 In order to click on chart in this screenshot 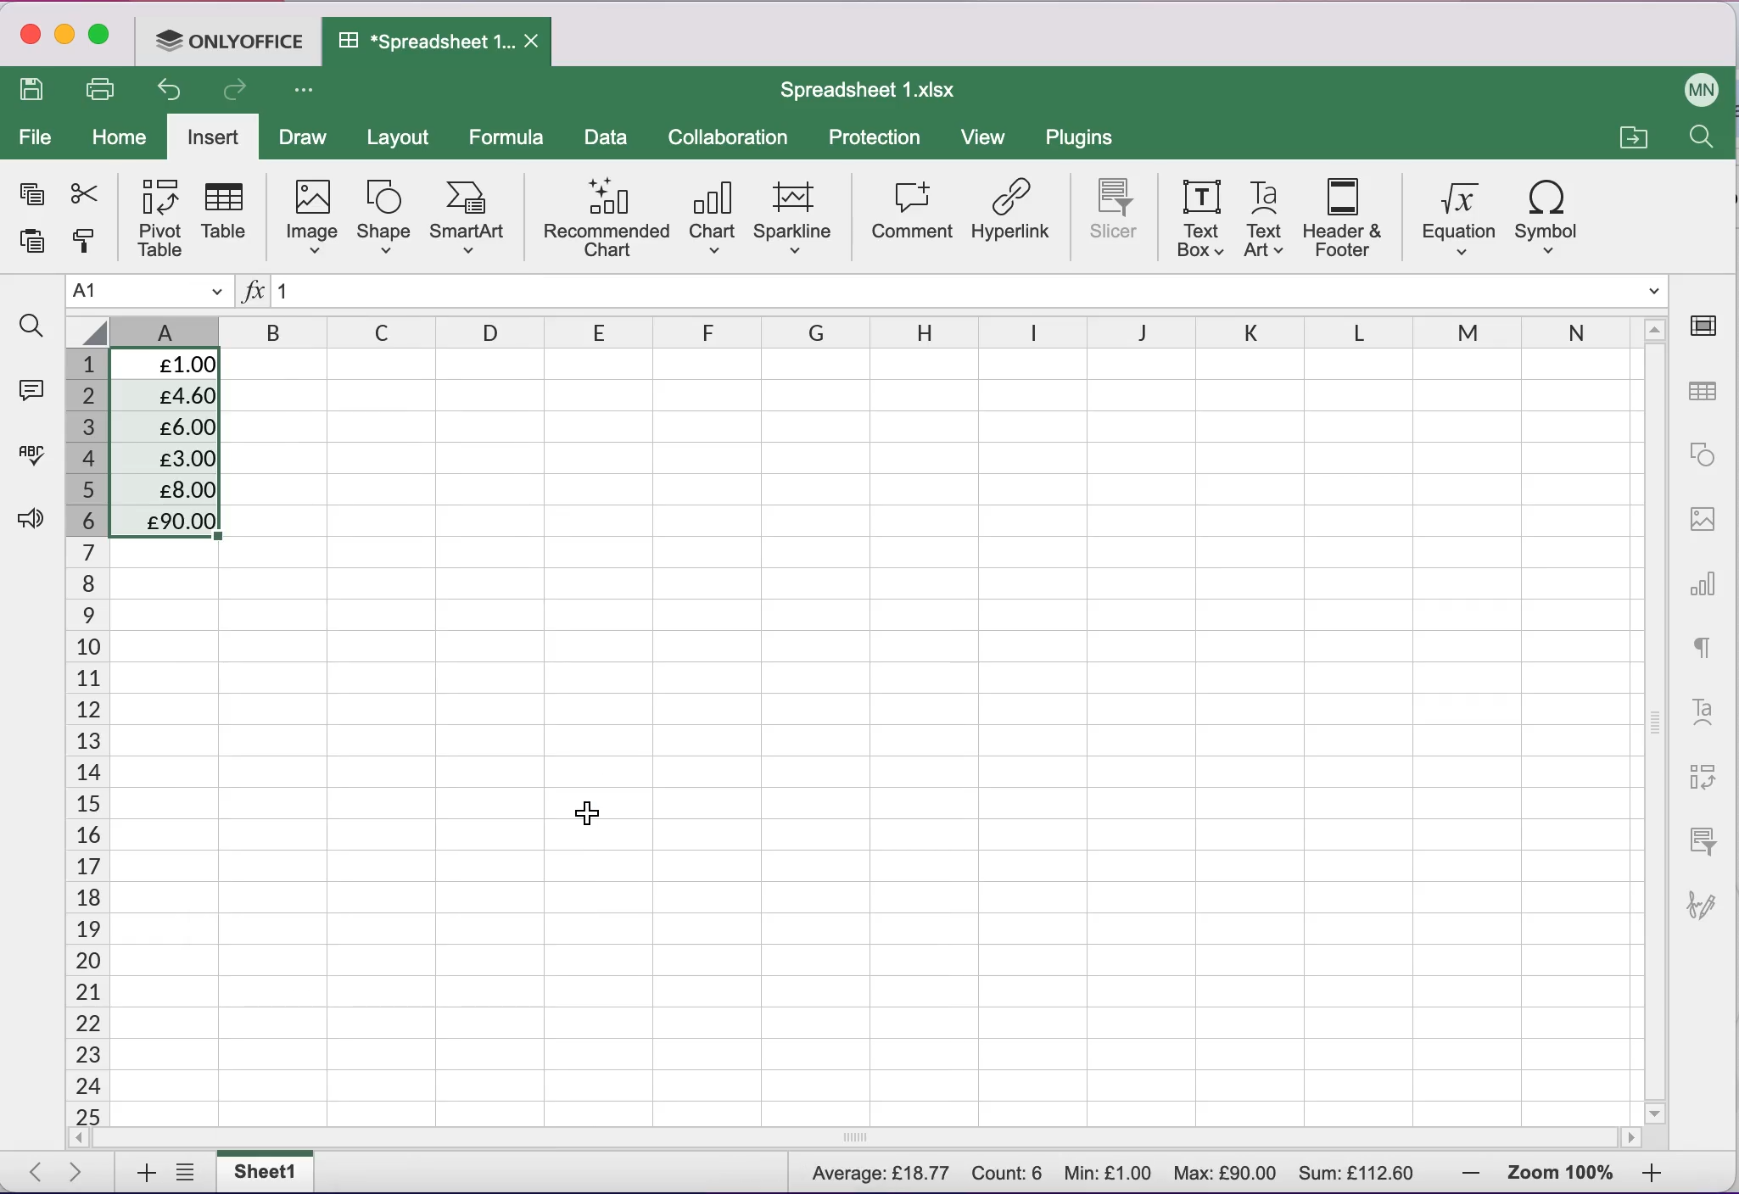, I will do `click(712, 220)`.